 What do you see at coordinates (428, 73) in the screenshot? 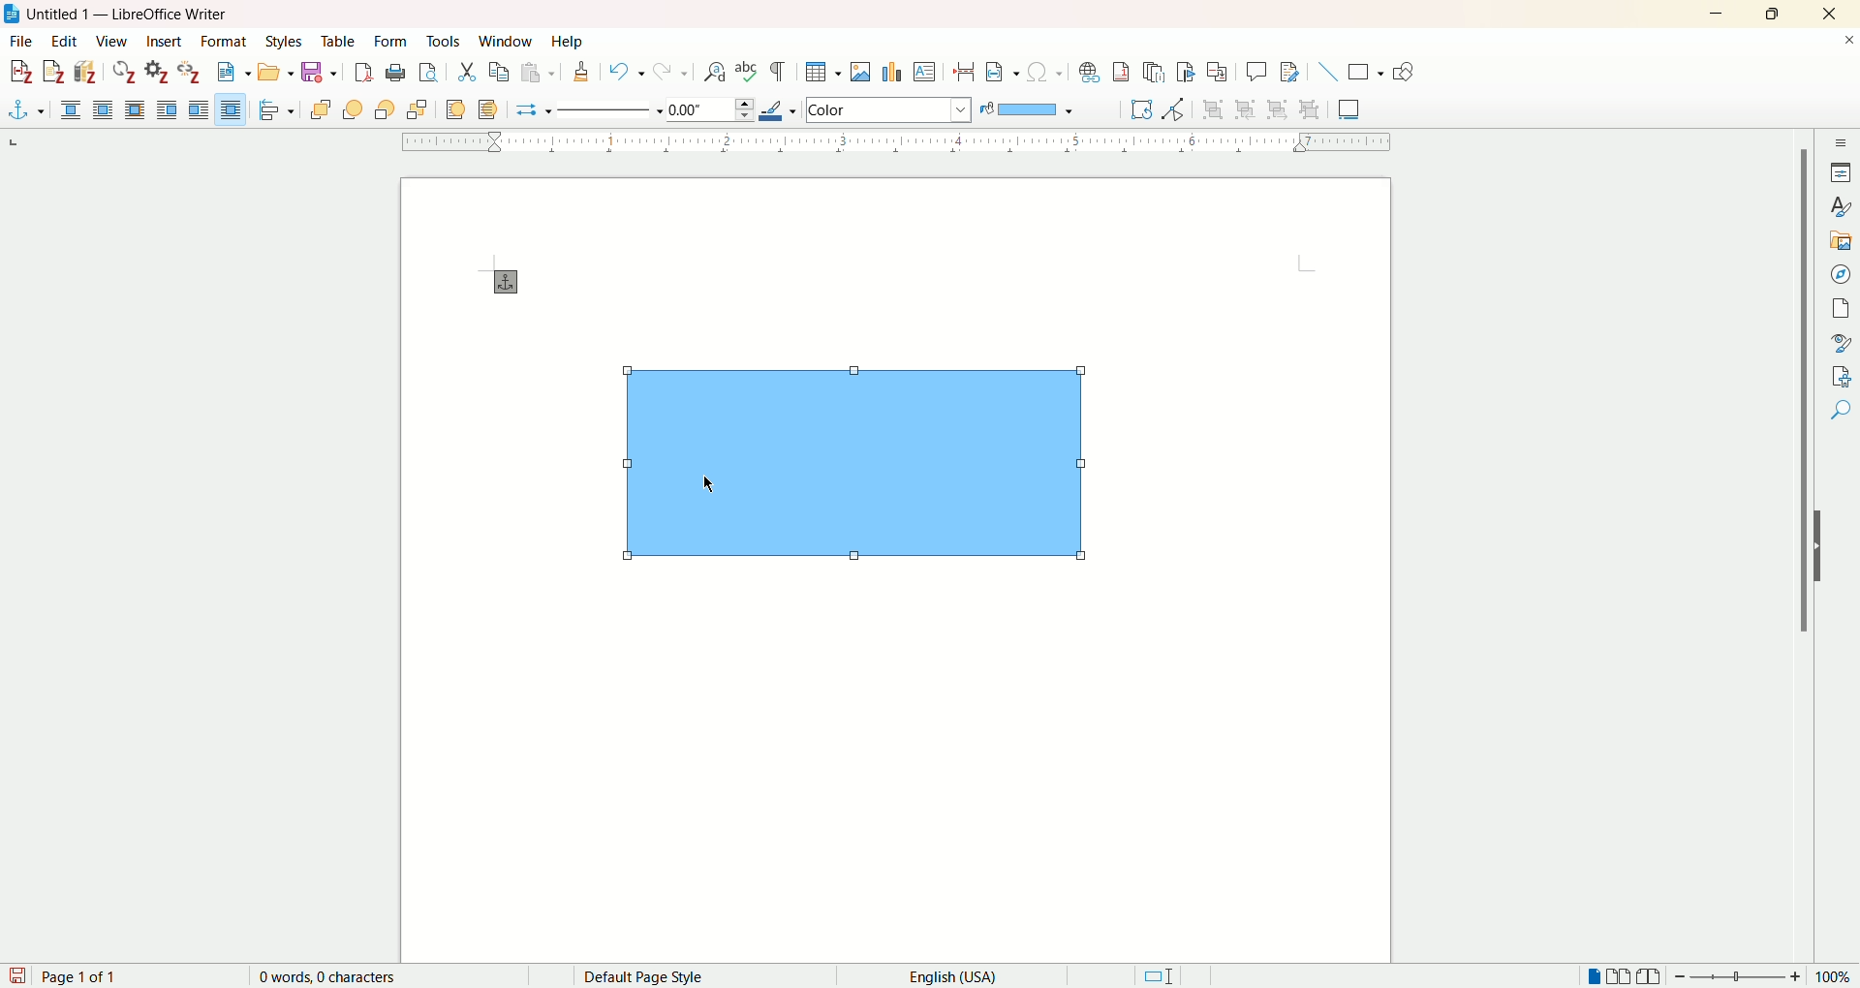
I see `toggle print preview` at bounding box center [428, 73].